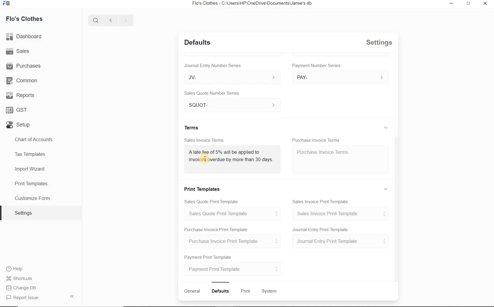 The width and height of the screenshot is (494, 307). What do you see at coordinates (18, 126) in the screenshot?
I see `Setup` at bounding box center [18, 126].